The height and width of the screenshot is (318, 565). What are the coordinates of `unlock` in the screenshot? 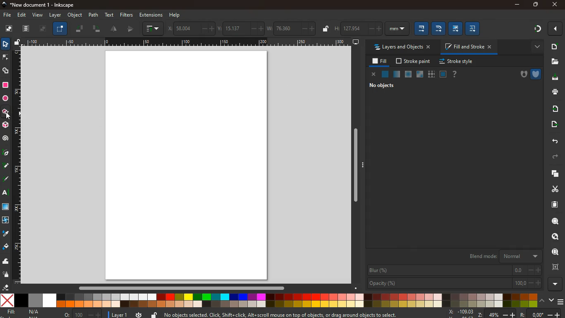 It's located at (154, 314).